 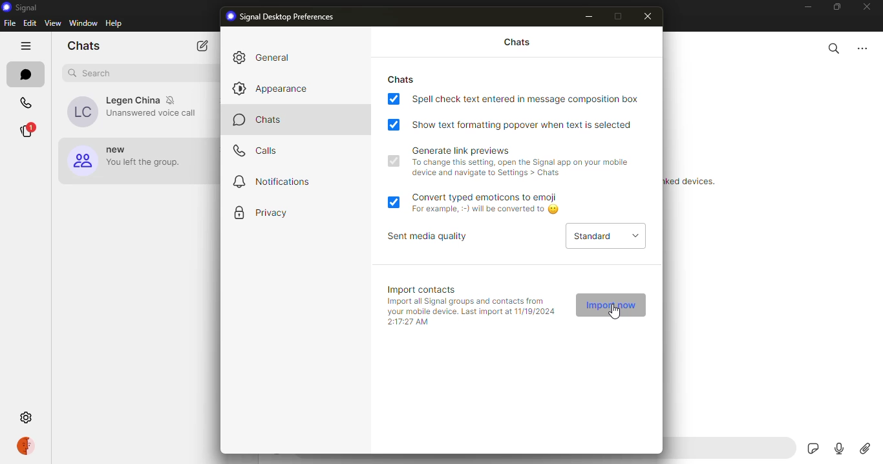 I want to click on spell check, so click(x=531, y=99).